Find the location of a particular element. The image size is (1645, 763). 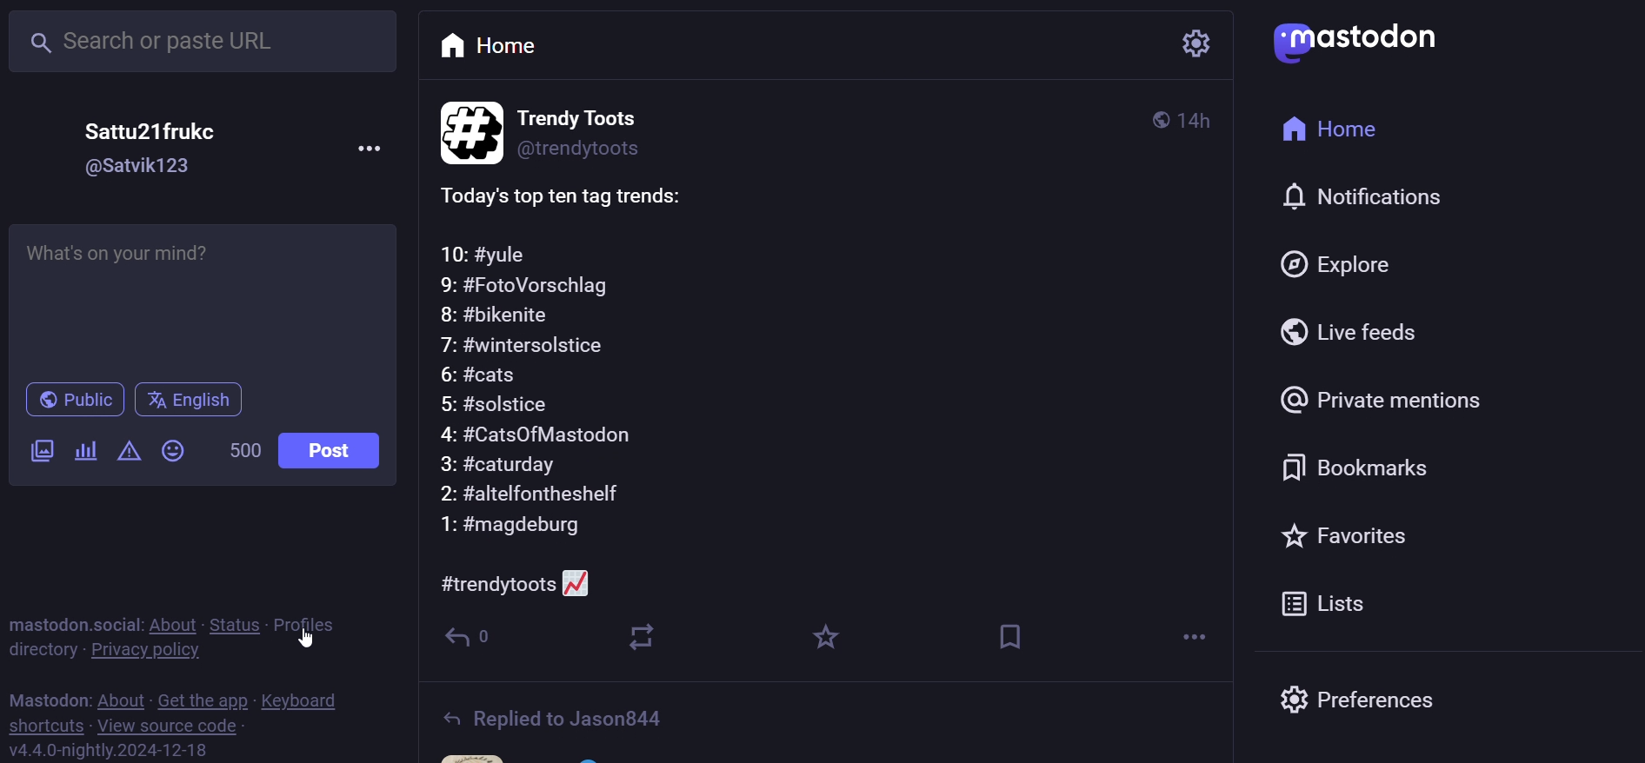

private policy is located at coordinates (140, 654).